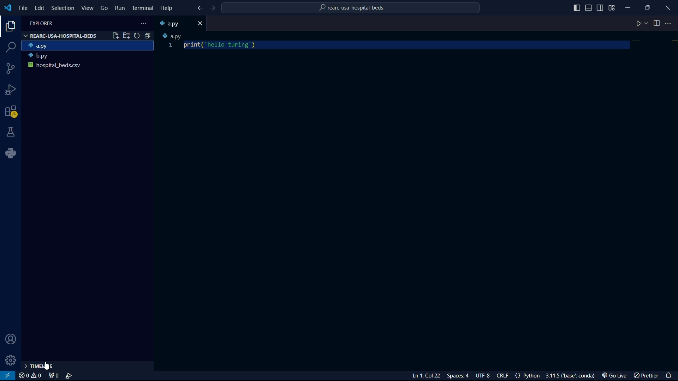  Describe the element at coordinates (23, 8) in the screenshot. I see `file menu` at that location.